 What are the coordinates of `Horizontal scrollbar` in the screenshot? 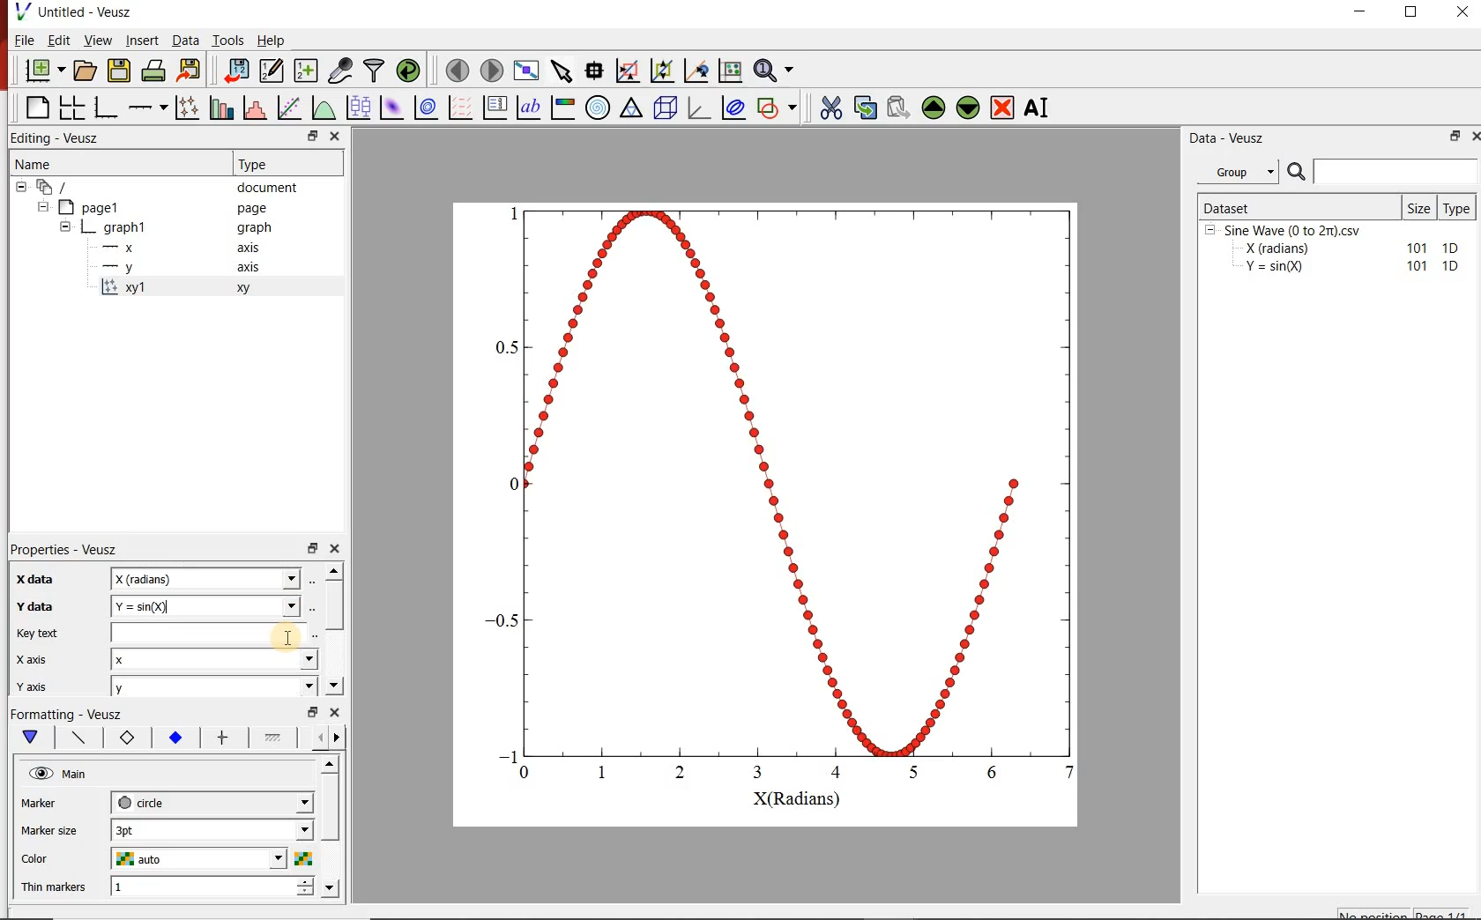 It's located at (332, 825).